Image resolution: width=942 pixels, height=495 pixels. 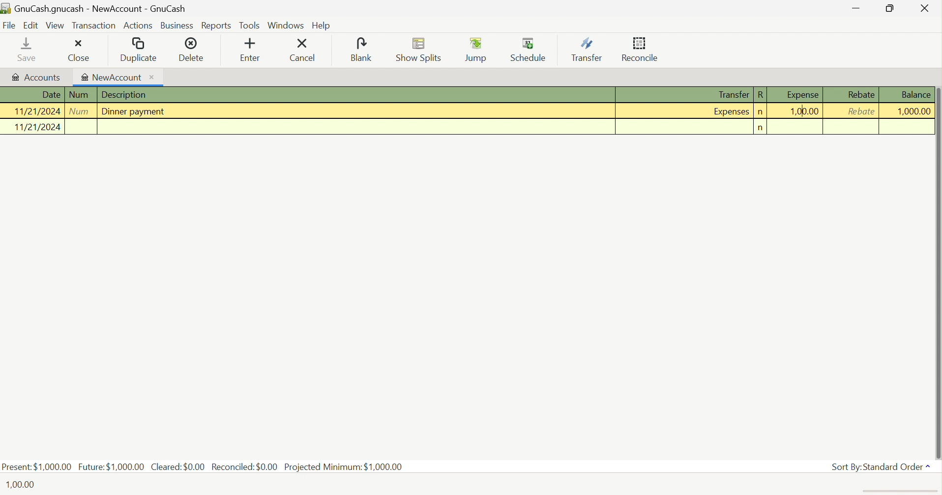 What do you see at coordinates (118, 77) in the screenshot?
I see `NewAccount` at bounding box center [118, 77].